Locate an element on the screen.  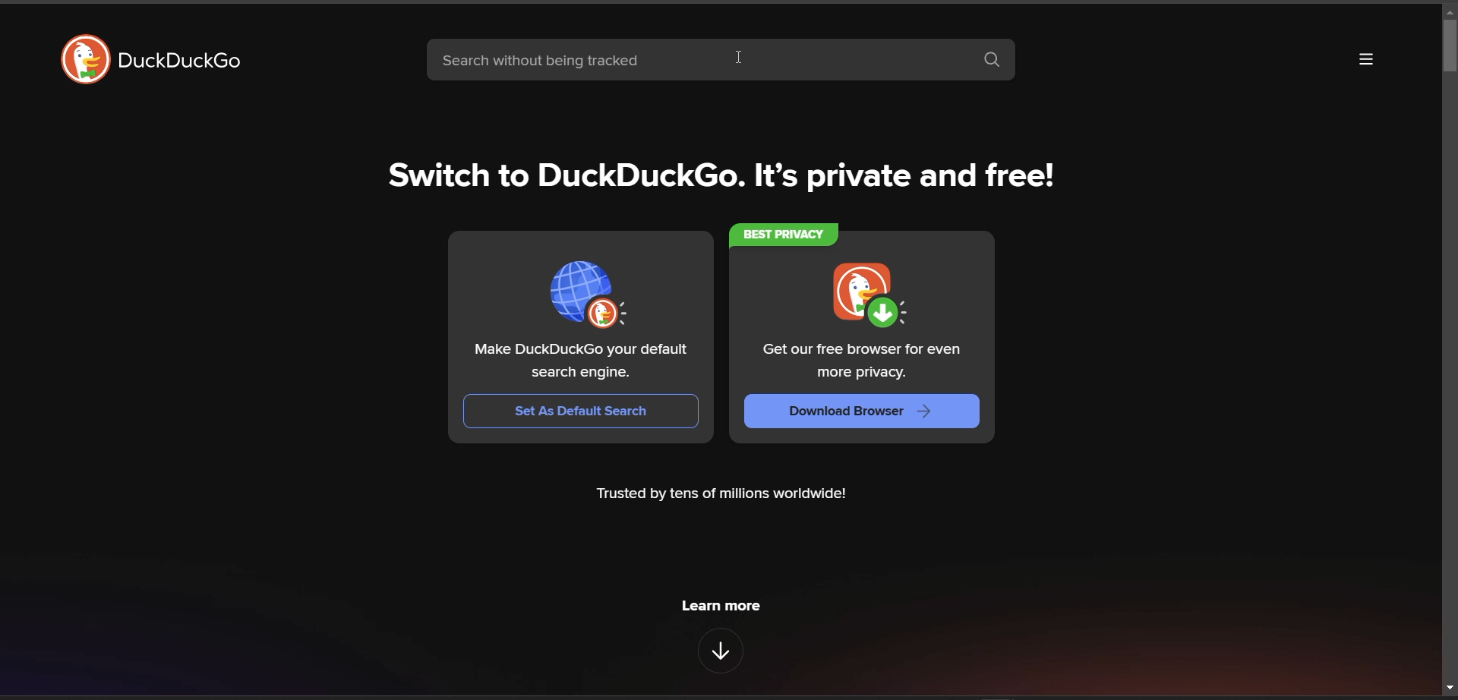
logo and title is located at coordinates (153, 59).